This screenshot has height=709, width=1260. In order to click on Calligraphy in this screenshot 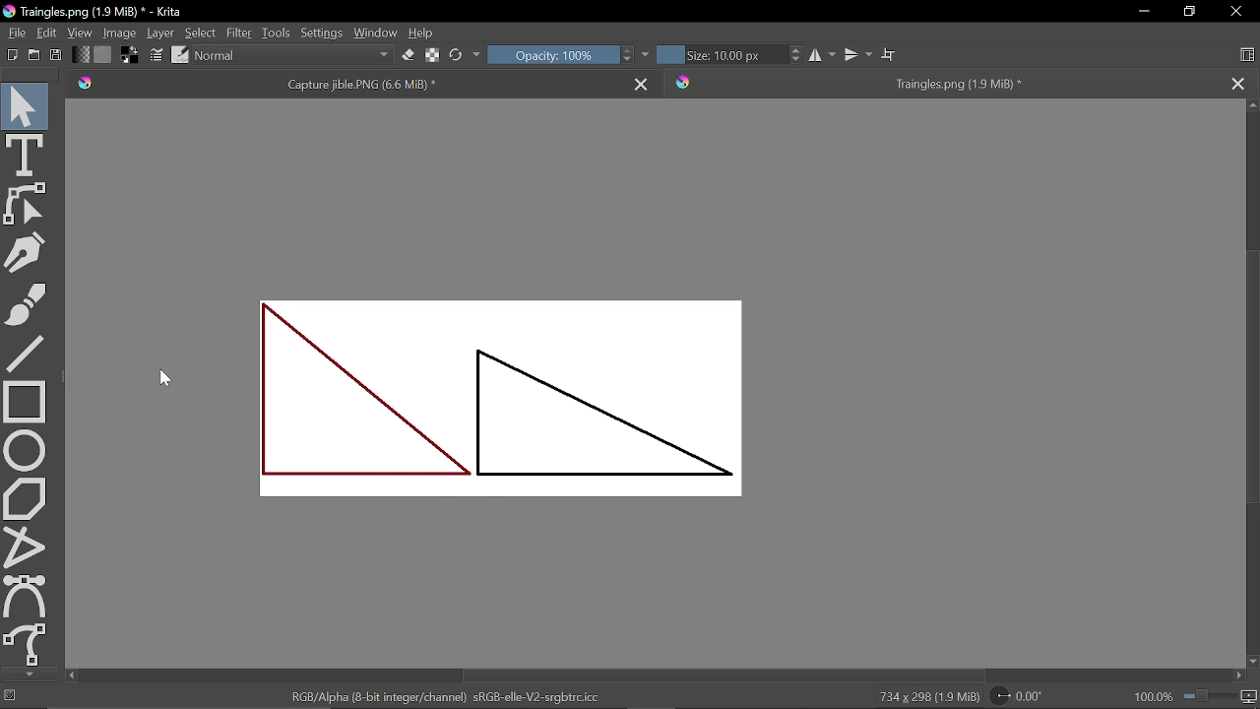, I will do `click(25, 252)`.